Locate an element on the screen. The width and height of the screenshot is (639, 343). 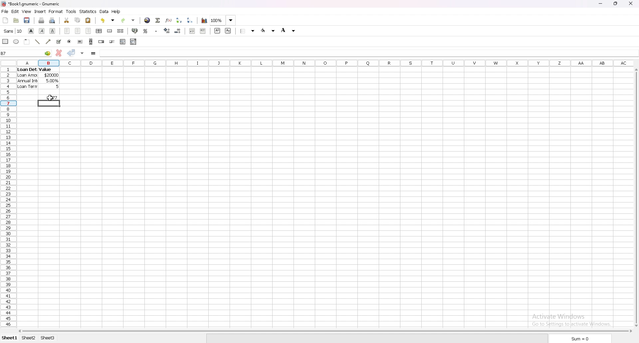
combo box is located at coordinates (134, 42).